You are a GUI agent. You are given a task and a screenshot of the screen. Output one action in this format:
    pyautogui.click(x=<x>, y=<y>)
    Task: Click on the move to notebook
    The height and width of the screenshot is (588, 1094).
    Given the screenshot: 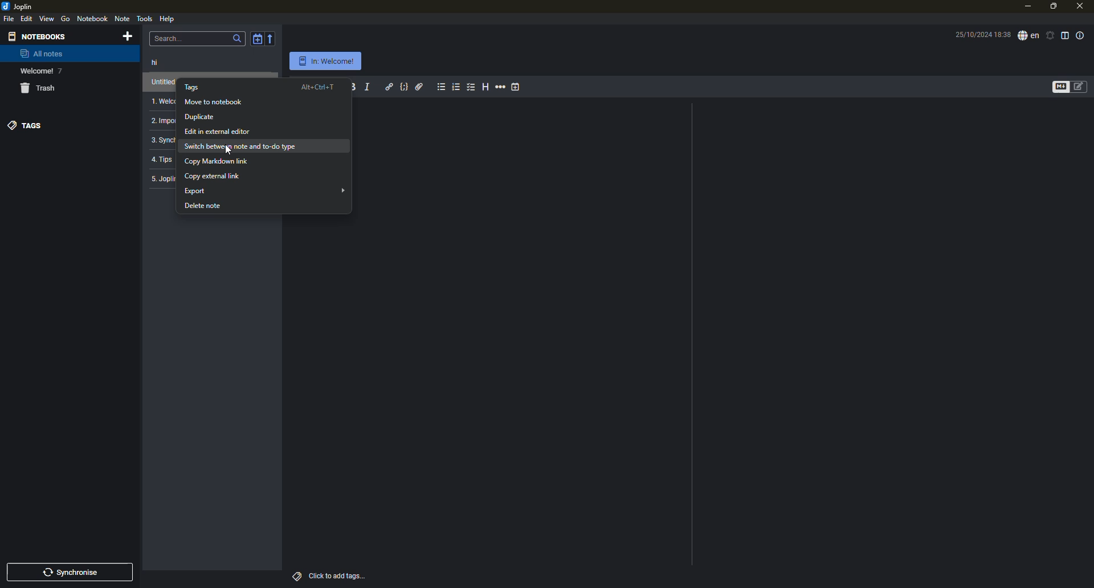 What is the action you would take?
    pyautogui.click(x=213, y=101)
    